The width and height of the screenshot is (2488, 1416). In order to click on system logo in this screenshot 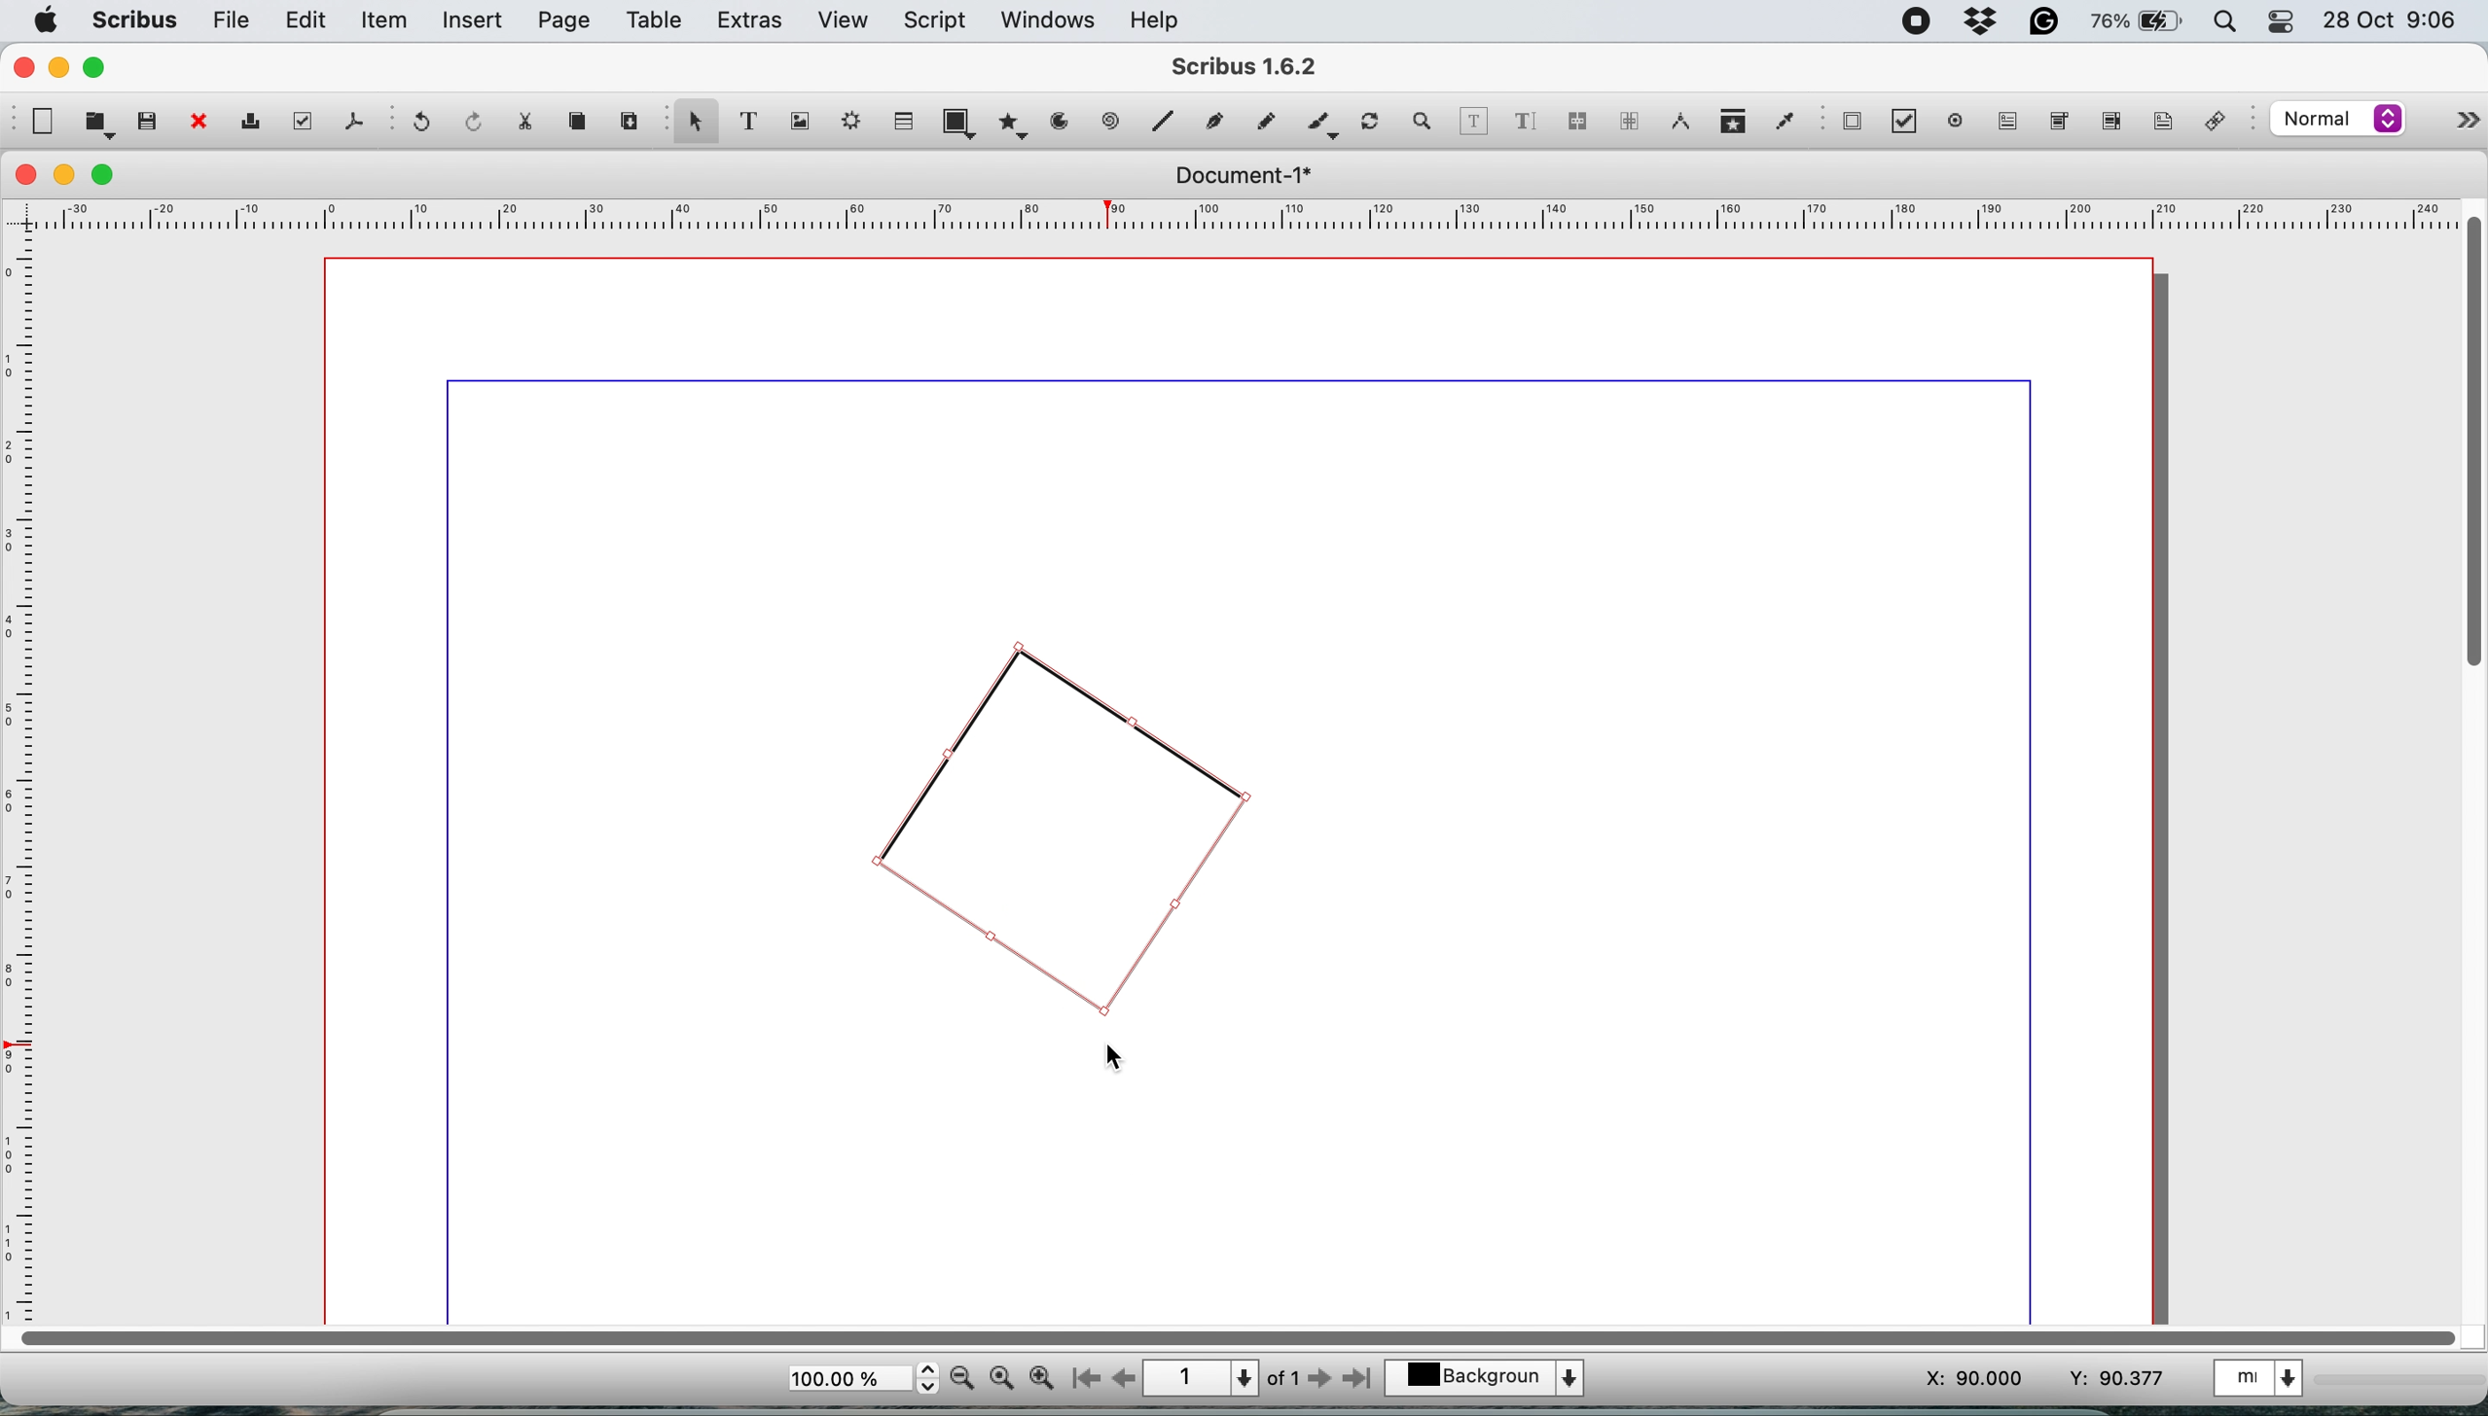, I will do `click(48, 19)`.